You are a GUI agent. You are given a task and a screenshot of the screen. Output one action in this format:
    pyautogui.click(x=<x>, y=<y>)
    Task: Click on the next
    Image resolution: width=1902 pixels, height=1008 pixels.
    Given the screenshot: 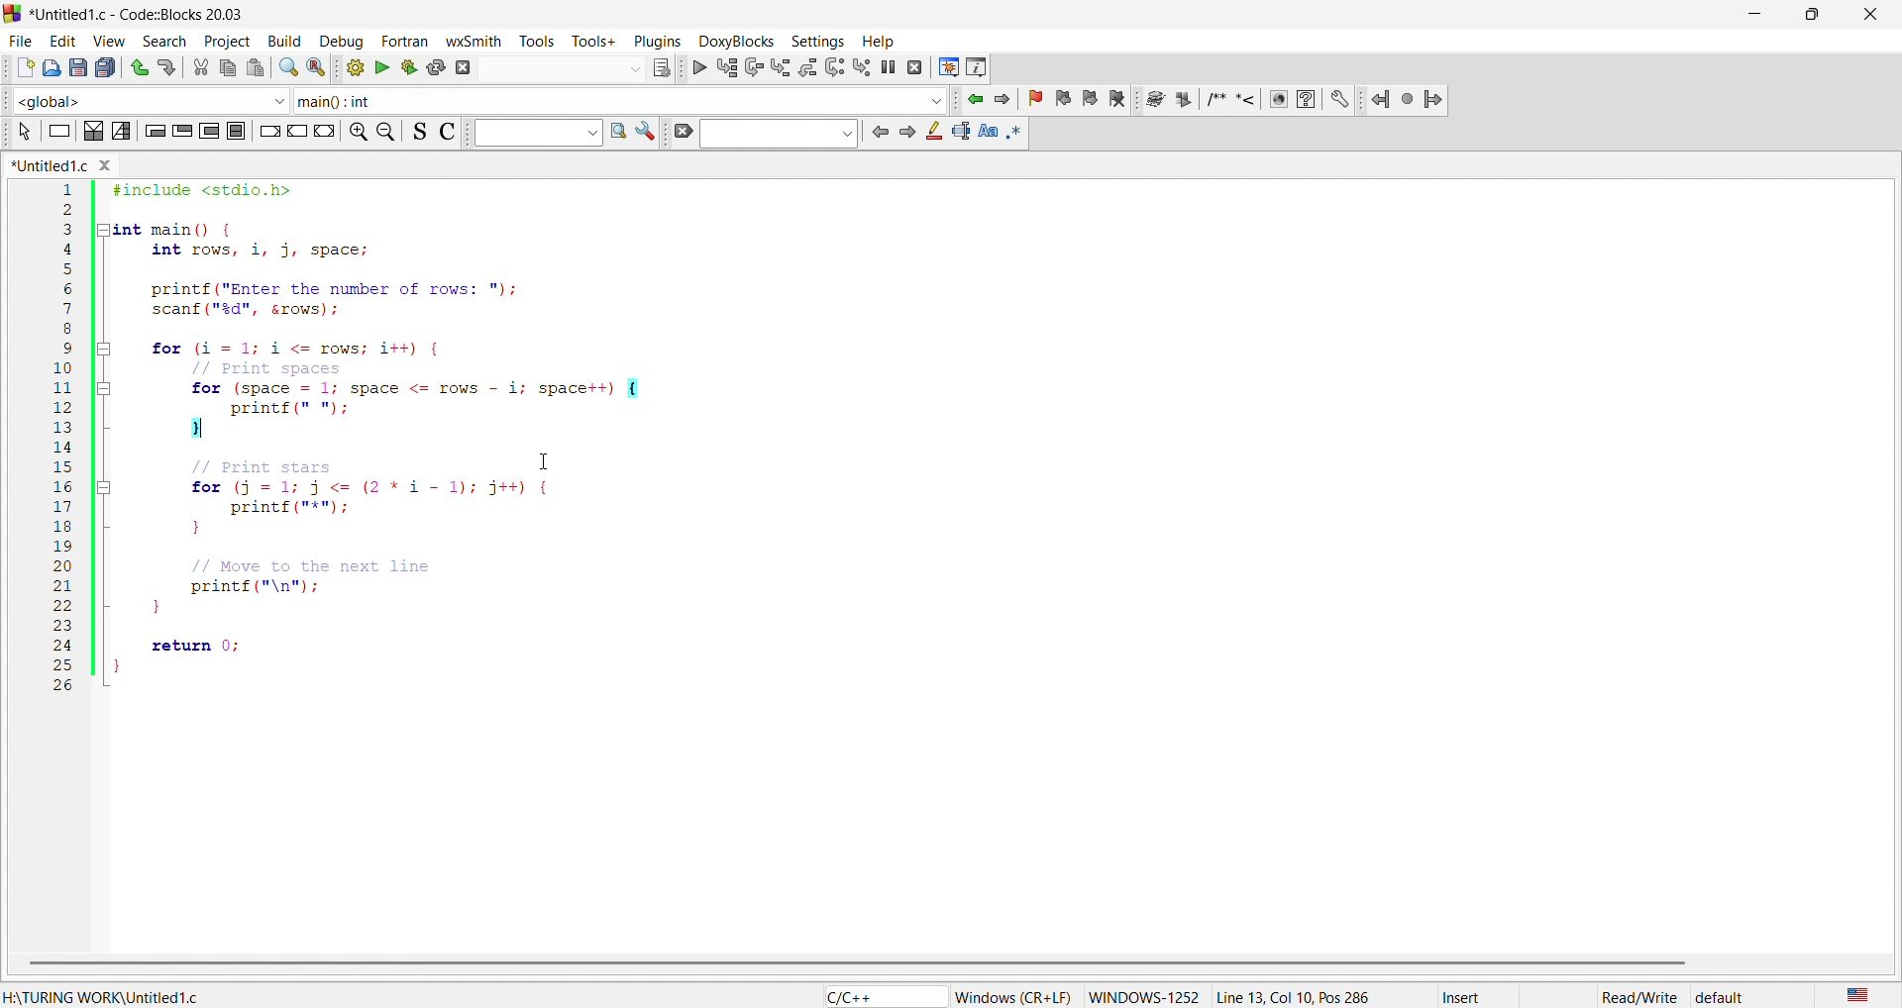 What is the action you would take?
    pyautogui.click(x=907, y=134)
    